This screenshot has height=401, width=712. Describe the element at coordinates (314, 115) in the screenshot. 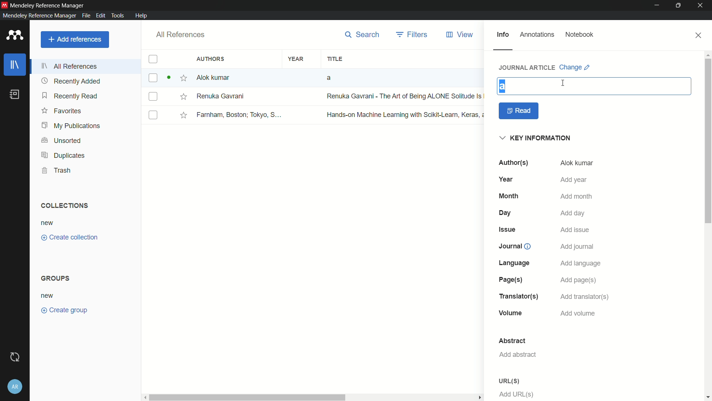

I see `book-3` at that location.